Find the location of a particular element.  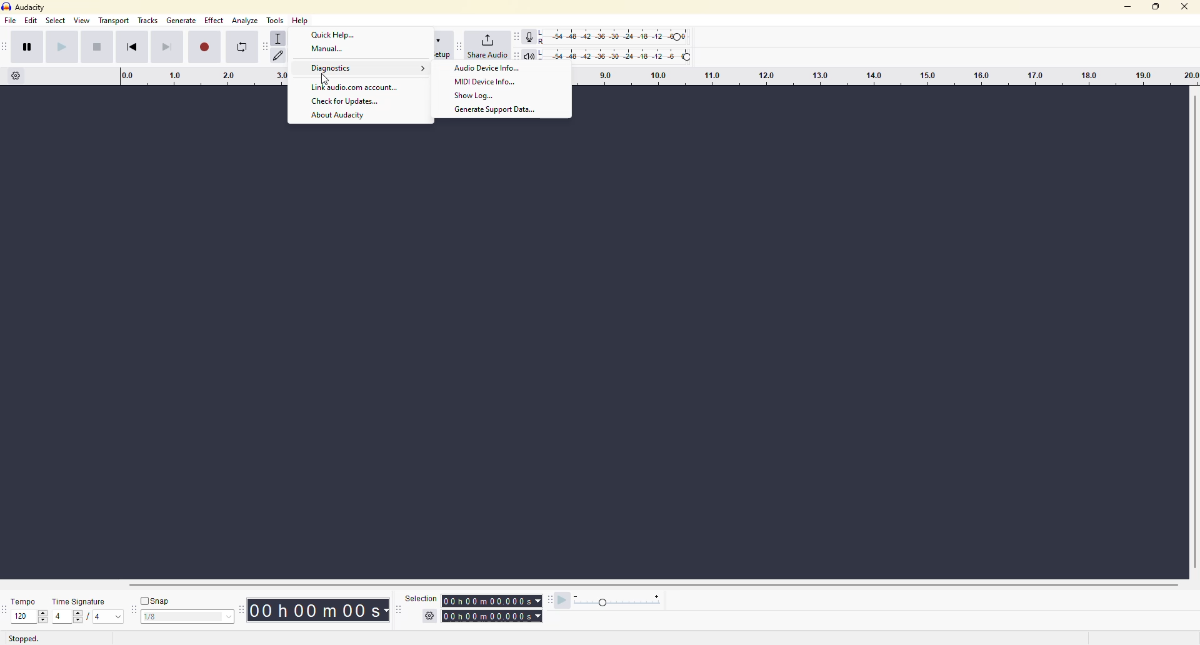

value is located at coordinates (180, 616).